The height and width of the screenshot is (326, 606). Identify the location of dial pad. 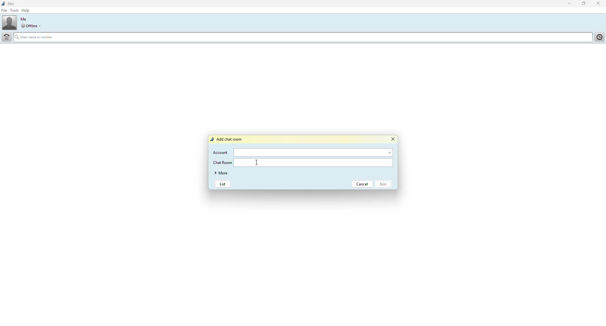
(7, 37).